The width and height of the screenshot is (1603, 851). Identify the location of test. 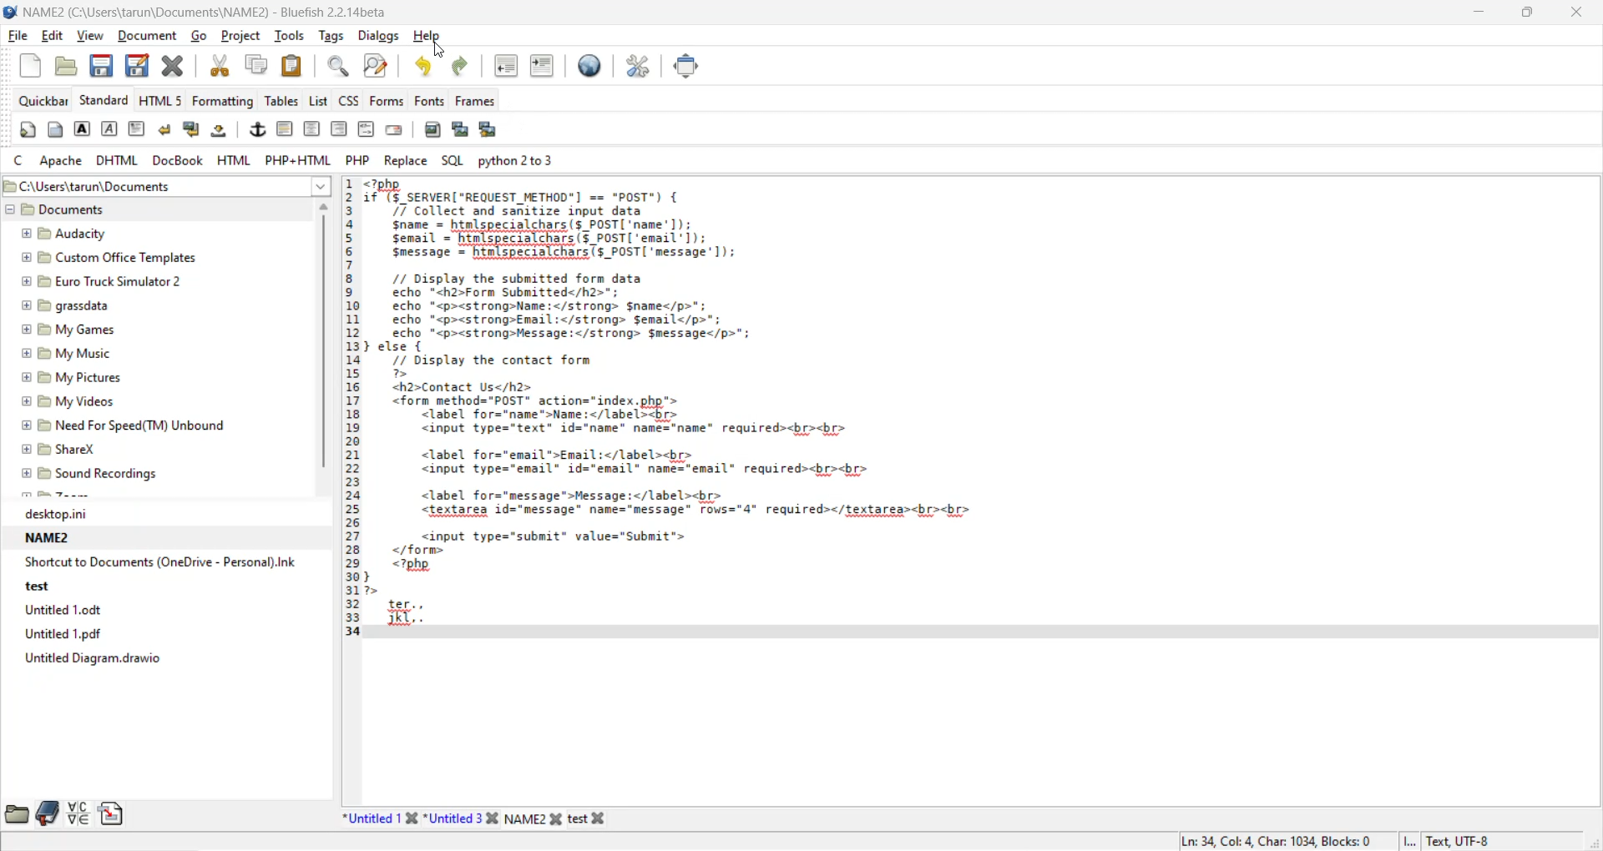
(593, 816).